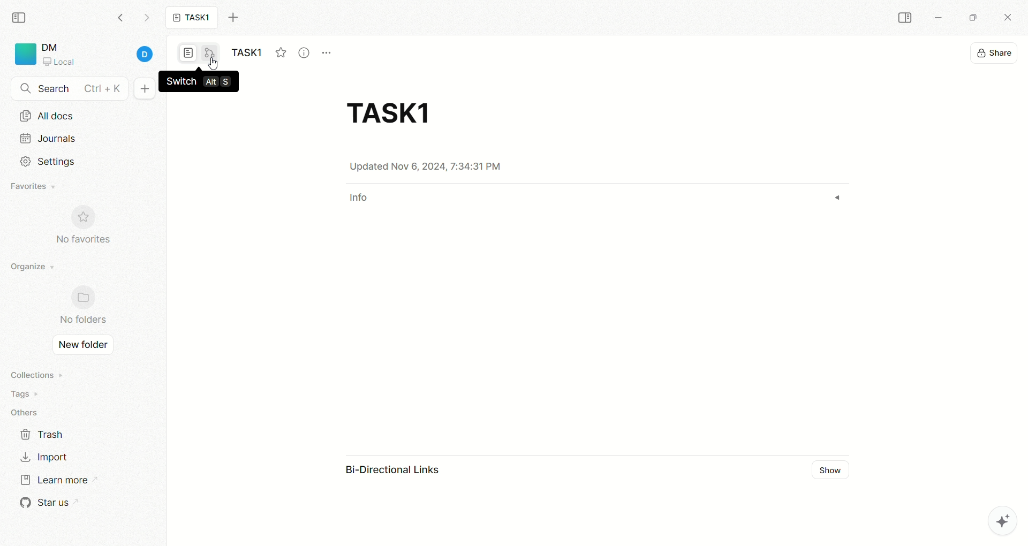  I want to click on AFFiNE AI, so click(991, 518).